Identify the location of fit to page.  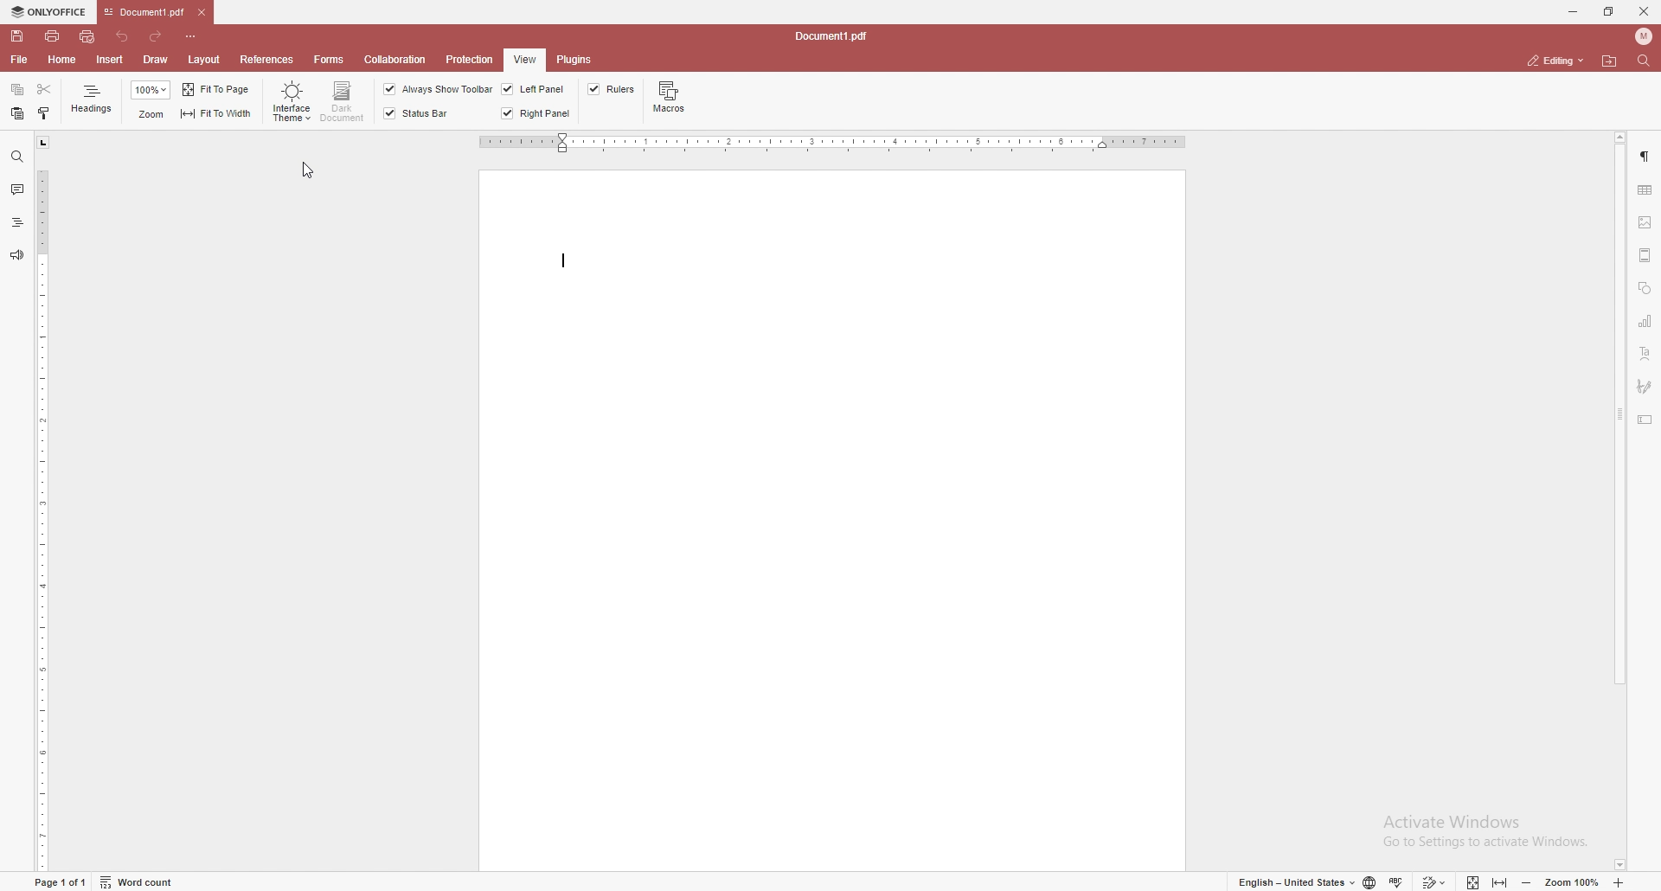
(218, 89).